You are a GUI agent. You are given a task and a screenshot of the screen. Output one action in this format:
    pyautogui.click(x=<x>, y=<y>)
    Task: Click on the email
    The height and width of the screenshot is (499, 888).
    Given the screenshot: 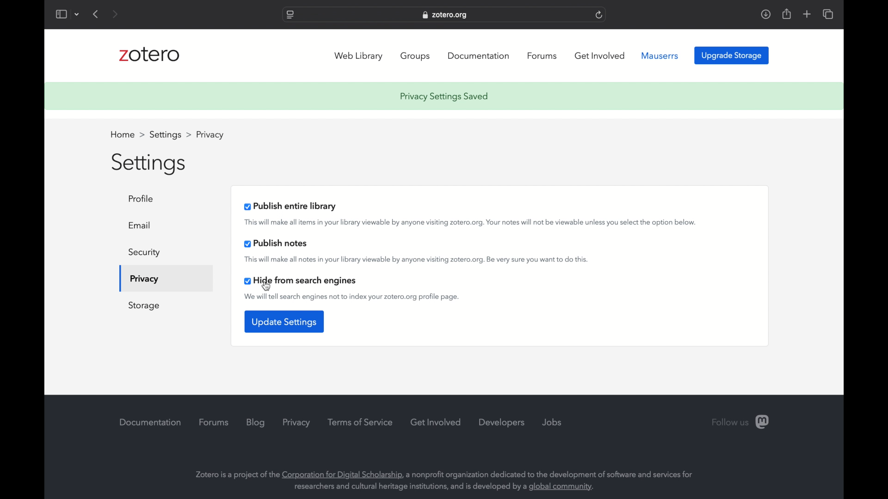 What is the action you would take?
    pyautogui.click(x=140, y=225)
    